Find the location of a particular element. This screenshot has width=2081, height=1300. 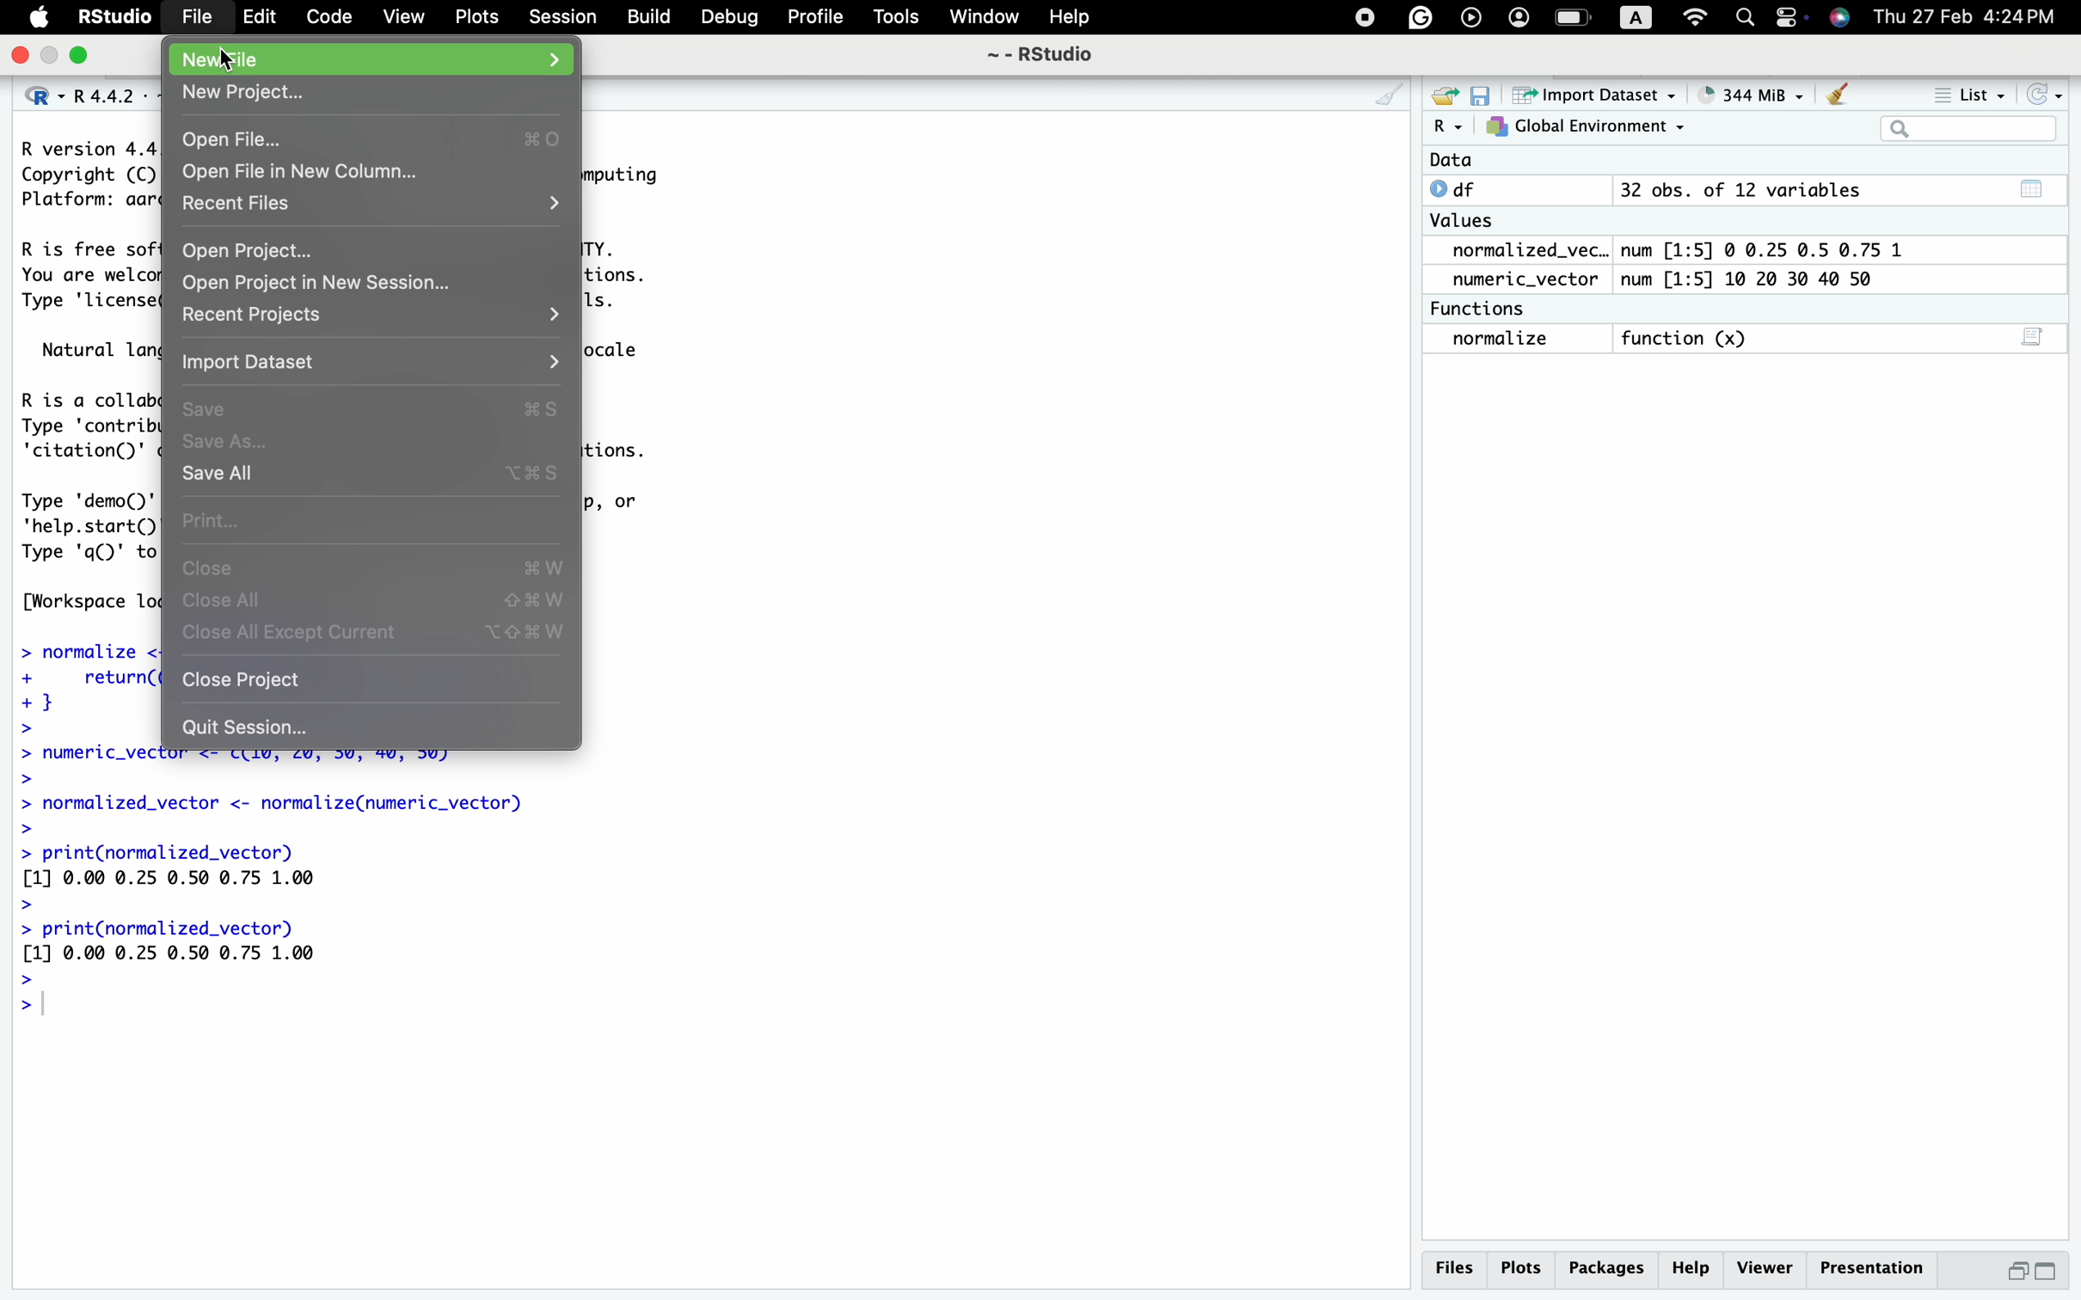

search is located at coordinates (1744, 20).